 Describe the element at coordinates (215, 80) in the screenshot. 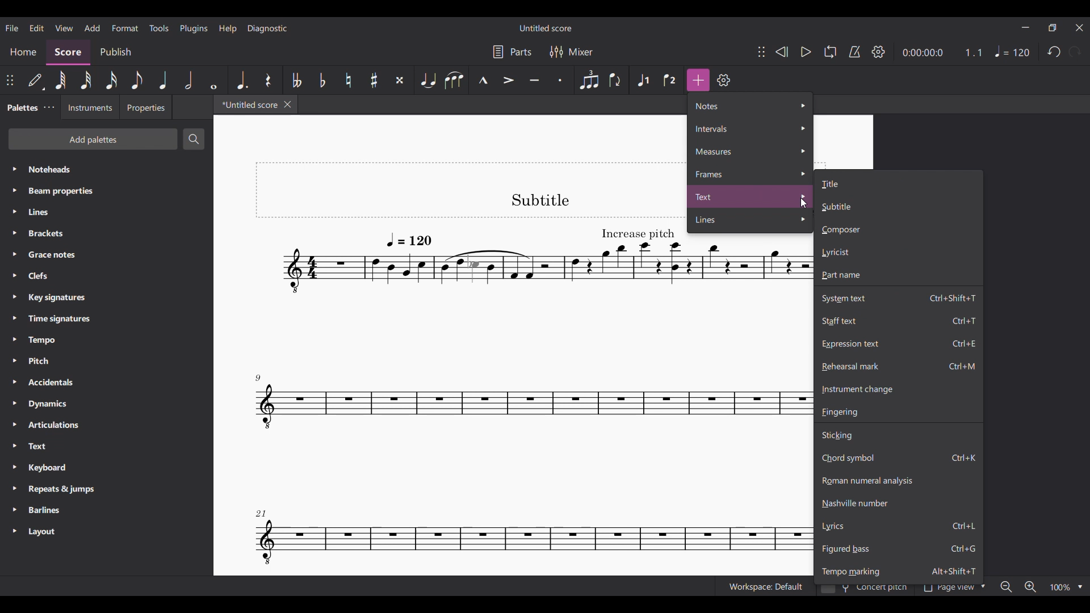

I see `Whole note` at that location.